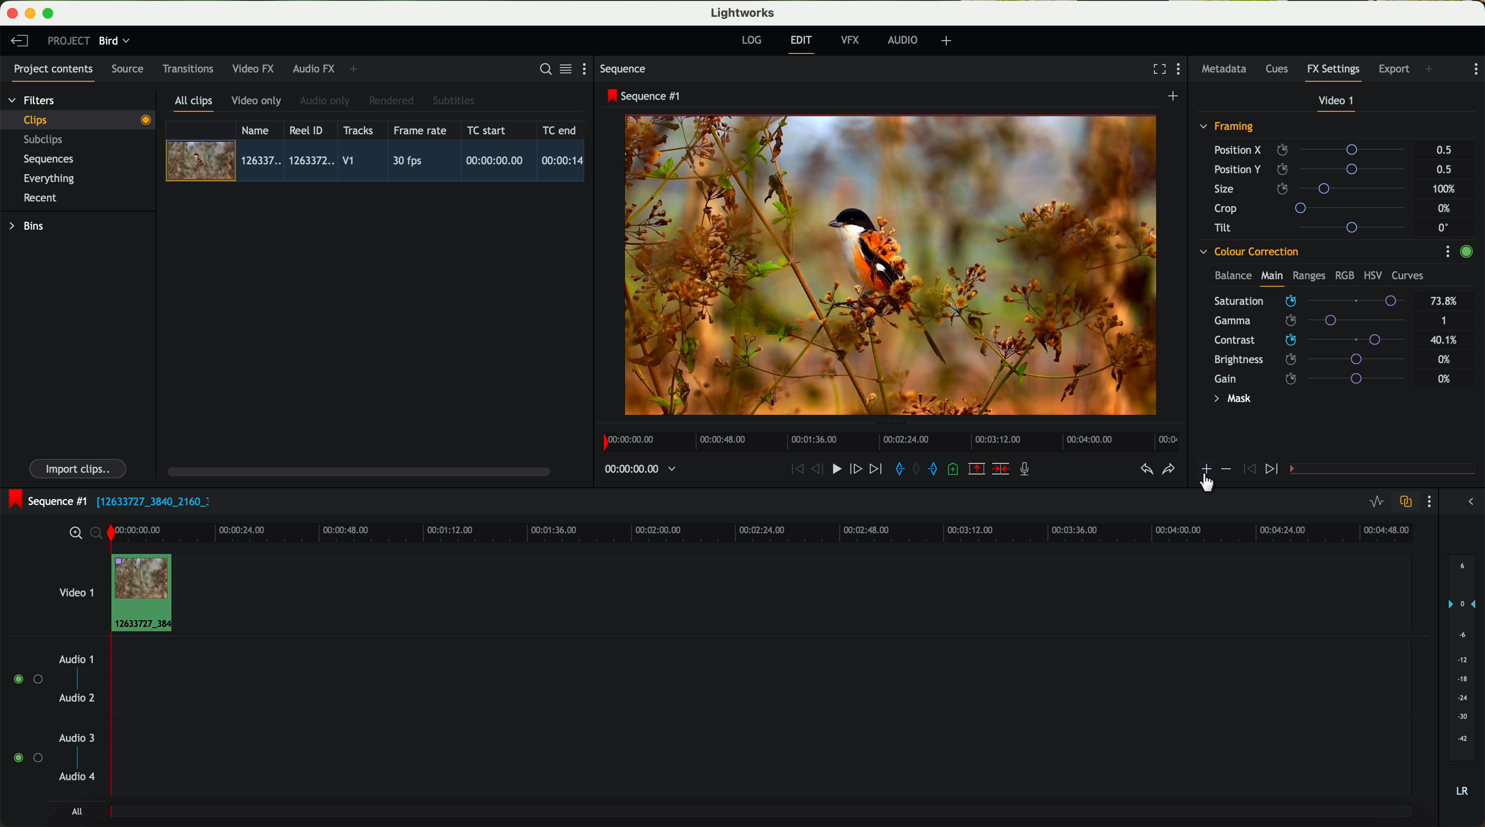 Image resolution: width=1485 pixels, height=827 pixels. What do you see at coordinates (78, 777) in the screenshot?
I see `audio 4` at bounding box center [78, 777].